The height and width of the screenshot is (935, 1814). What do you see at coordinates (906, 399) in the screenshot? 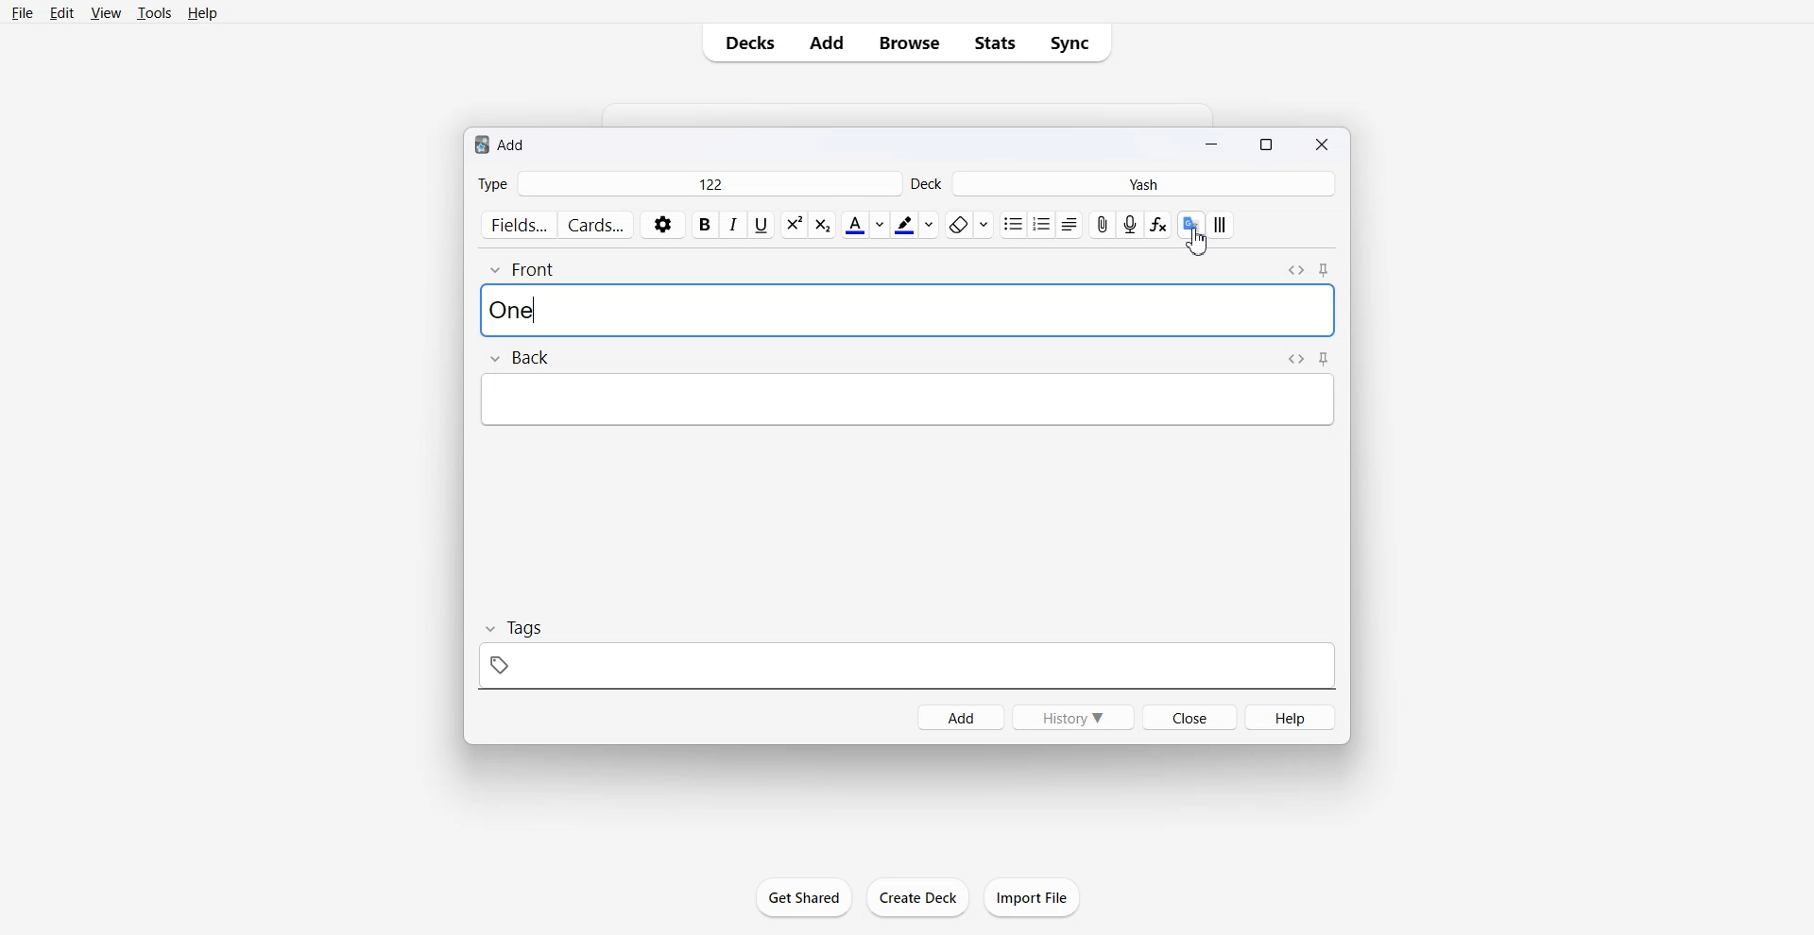
I see `typing space` at bounding box center [906, 399].